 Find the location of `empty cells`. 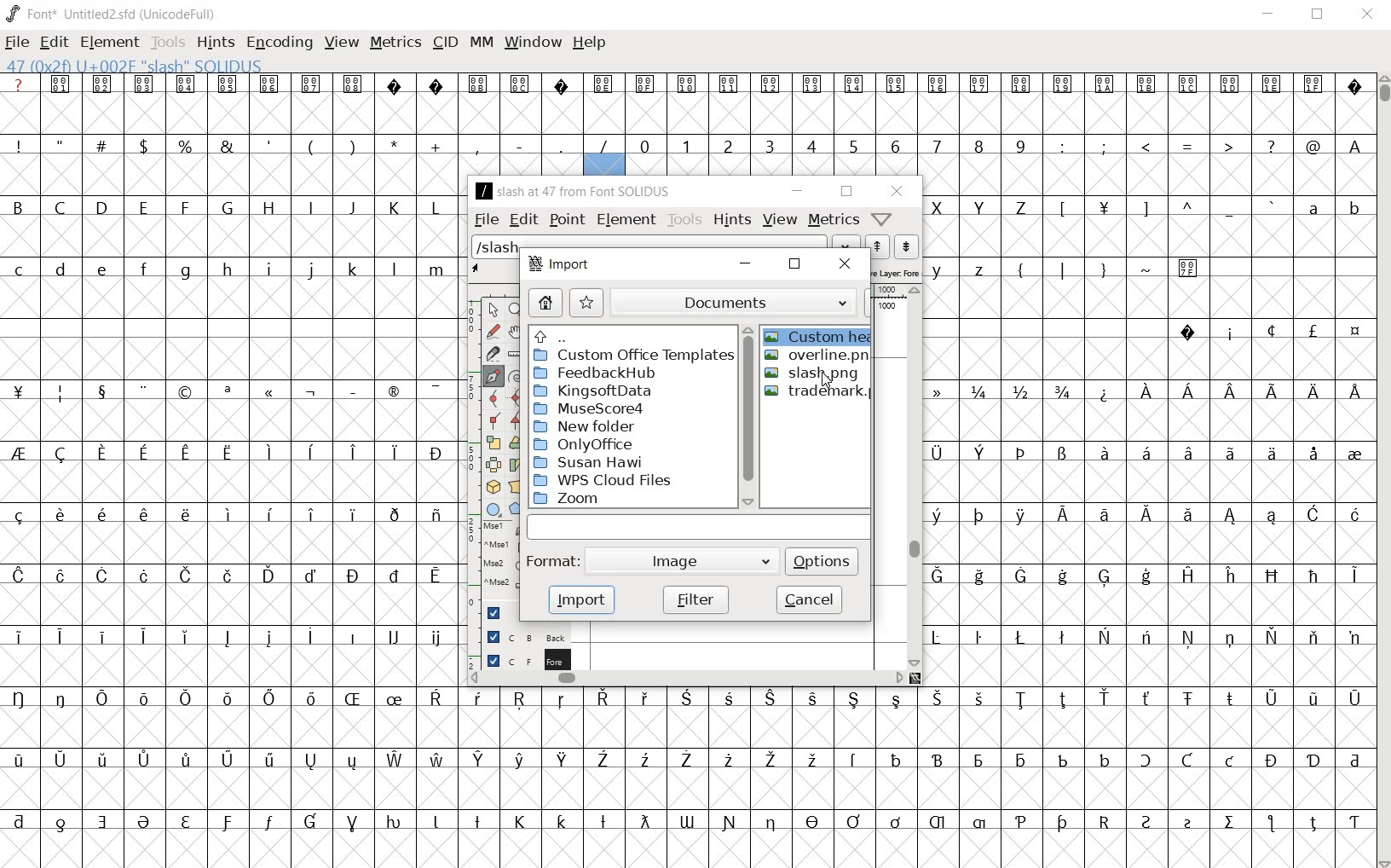

empty cells is located at coordinates (1151, 239).